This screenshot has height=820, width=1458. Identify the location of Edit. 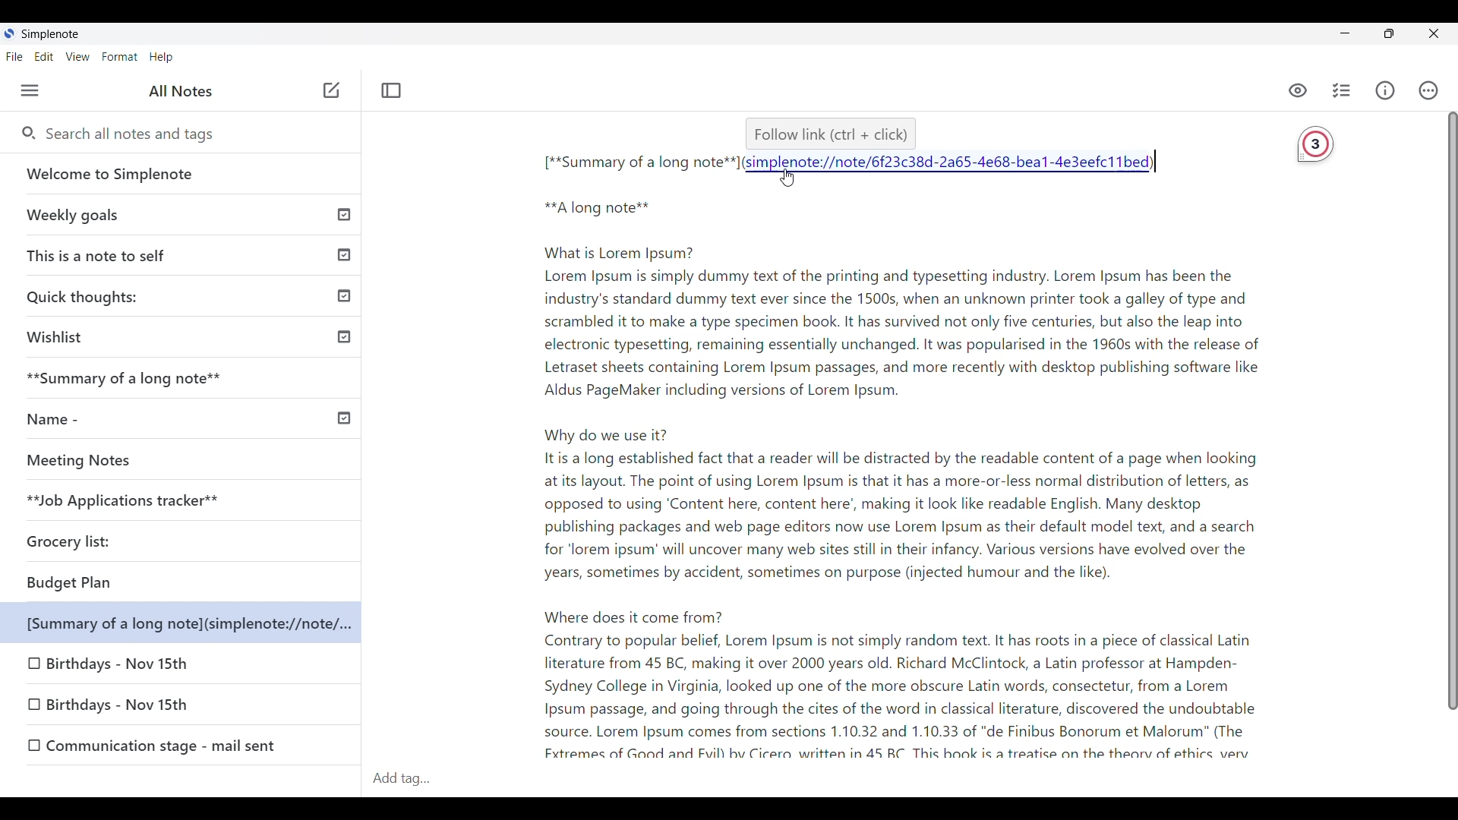
(44, 57).